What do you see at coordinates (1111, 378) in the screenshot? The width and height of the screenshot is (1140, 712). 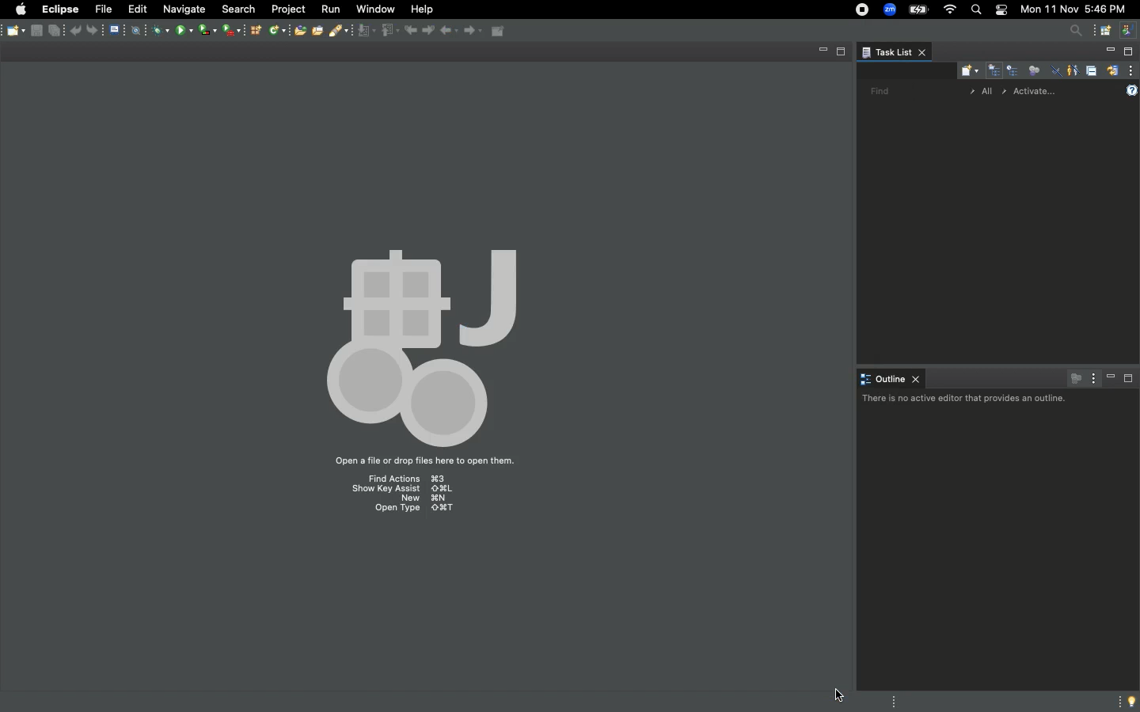 I see `Minimize` at bounding box center [1111, 378].